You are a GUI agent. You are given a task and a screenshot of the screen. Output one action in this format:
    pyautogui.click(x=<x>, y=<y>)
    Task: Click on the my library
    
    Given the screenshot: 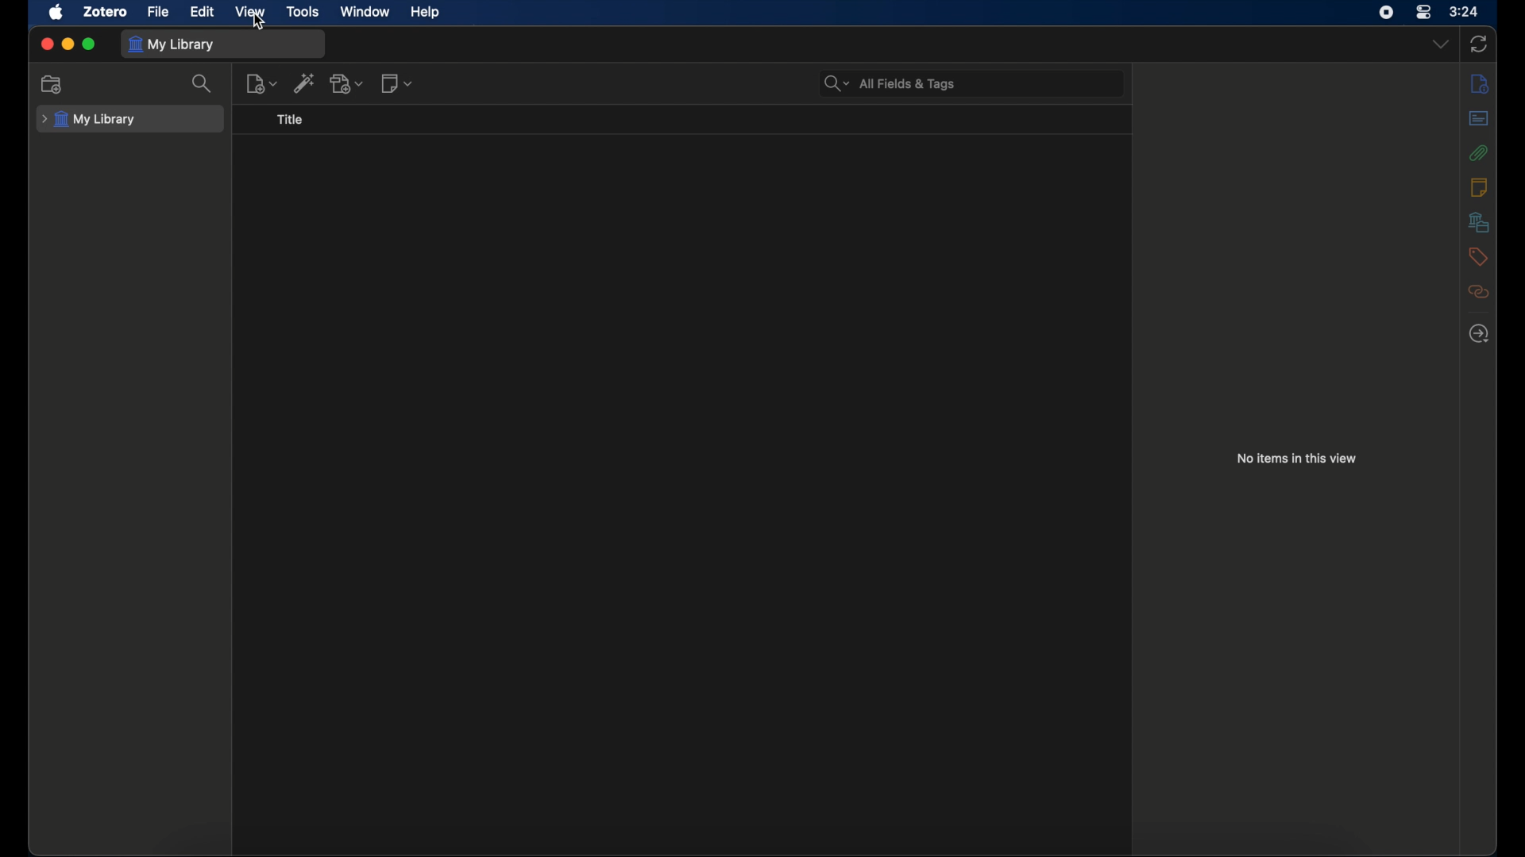 What is the action you would take?
    pyautogui.click(x=89, y=120)
    